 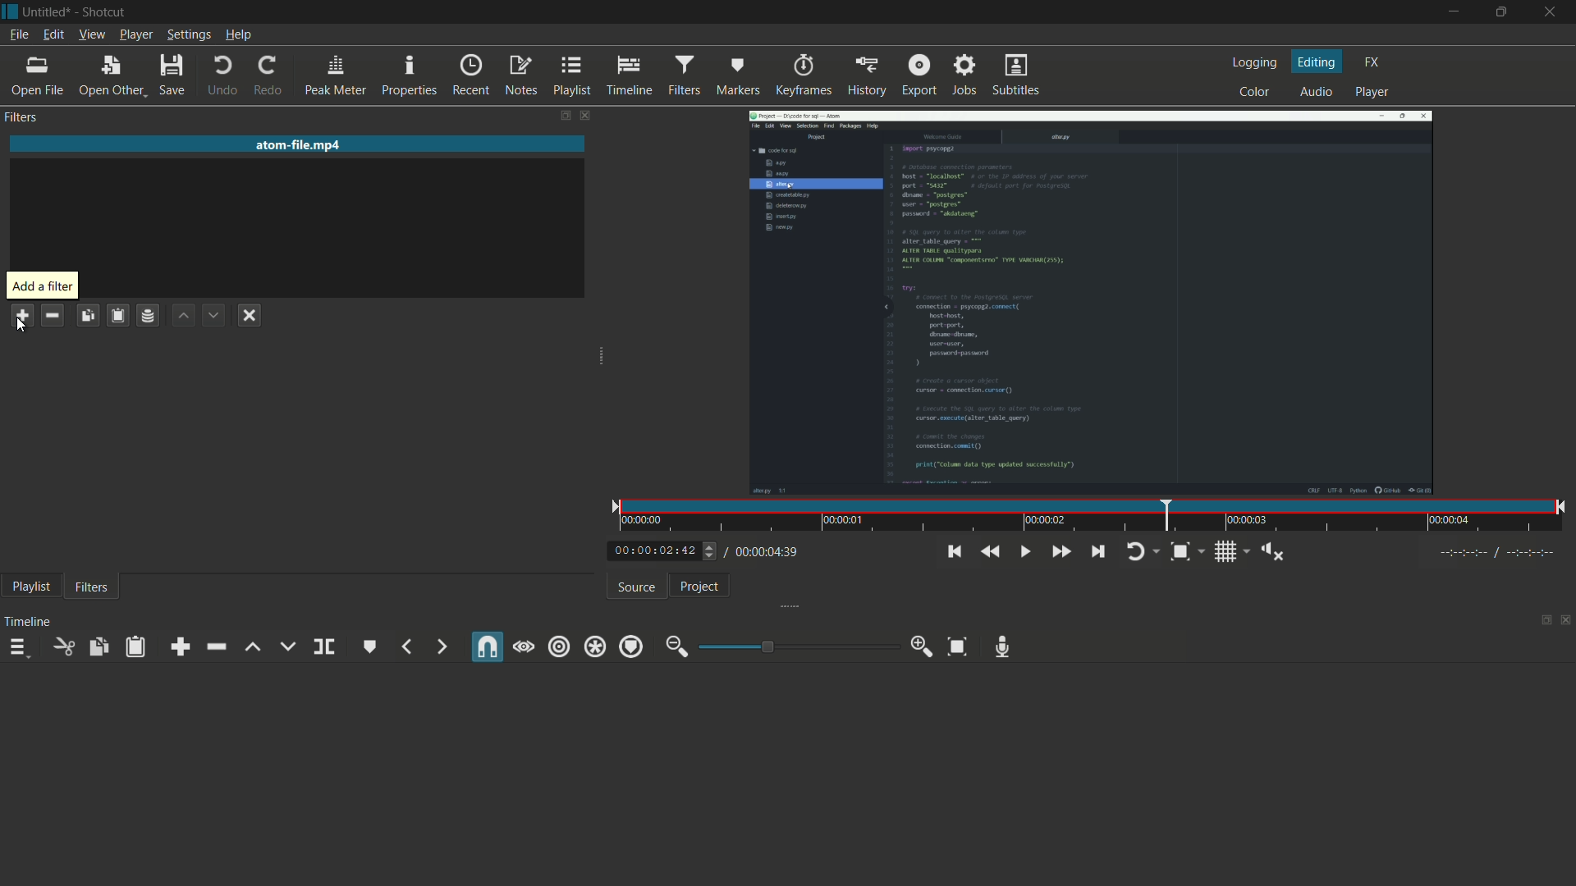 I want to click on logging, so click(x=1254, y=65).